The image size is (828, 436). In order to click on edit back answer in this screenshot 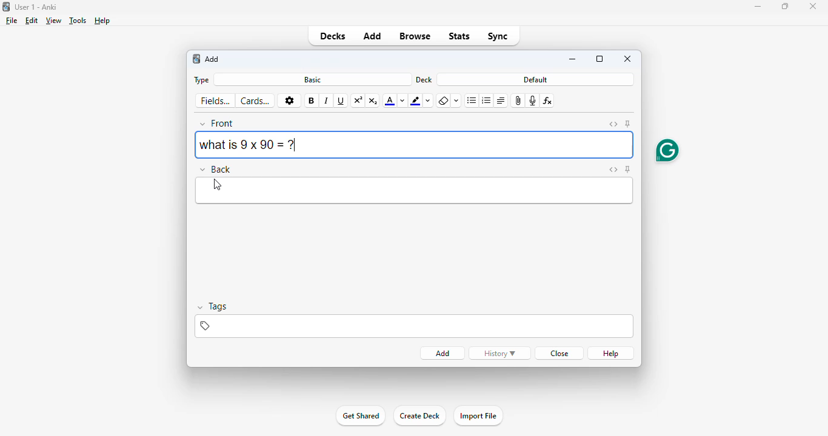, I will do `click(415, 191)`.